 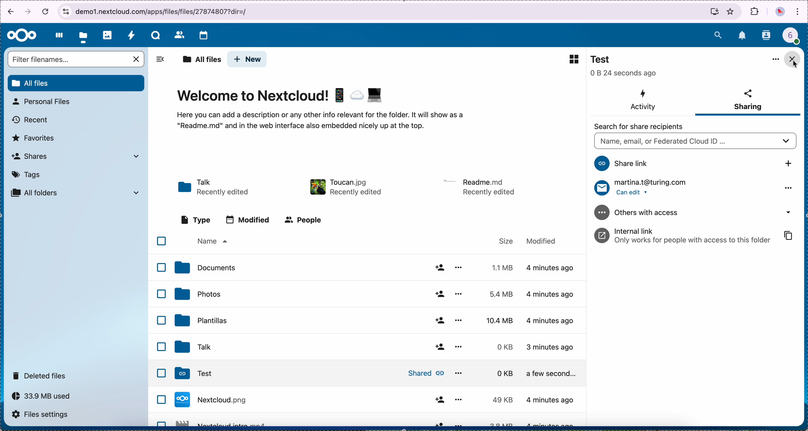 I want to click on click on files button, so click(x=84, y=35).